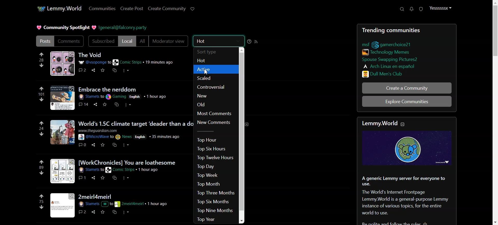 The height and width of the screenshot is (225, 498). What do you see at coordinates (243, 136) in the screenshot?
I see `Vertical Scroll bar` at bounding box center [243, 136].